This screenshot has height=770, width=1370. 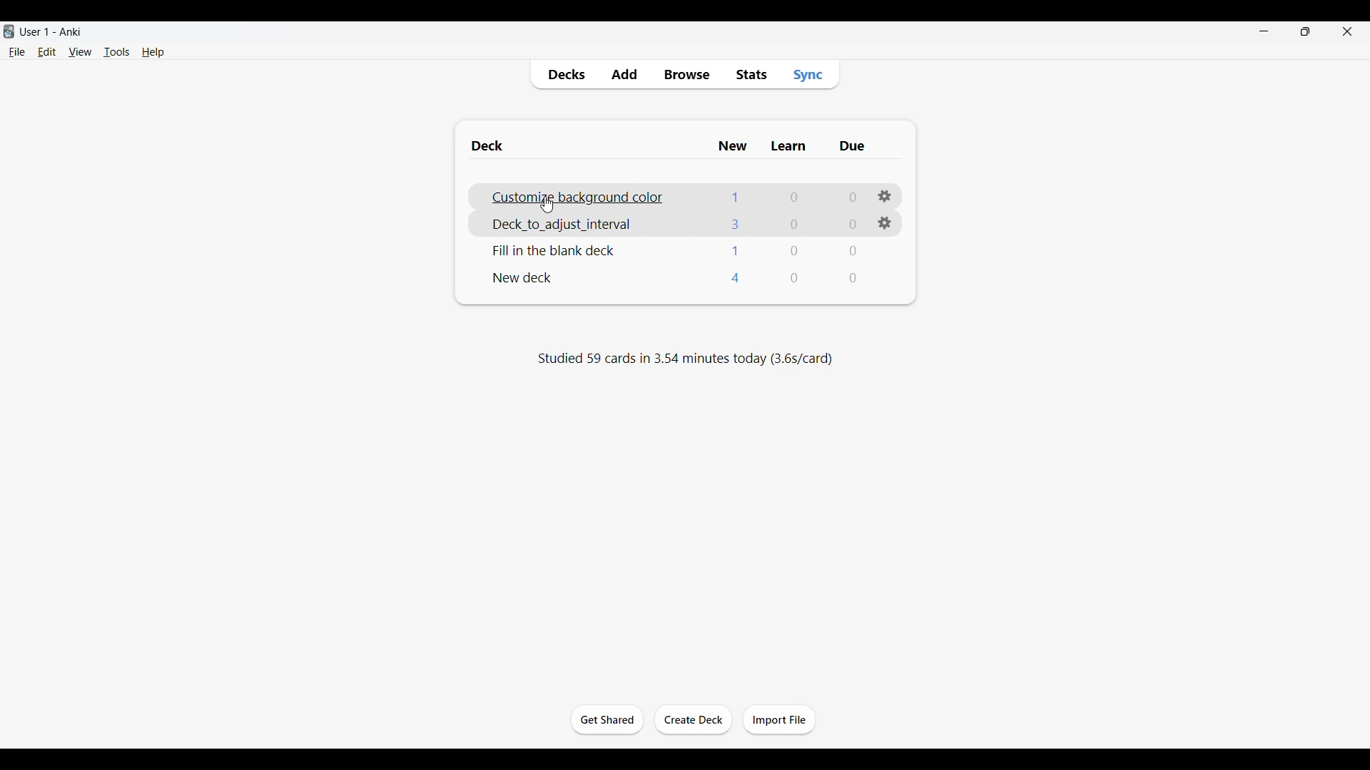 I want to click on Settings of new deck, so click(x=885, y=196).